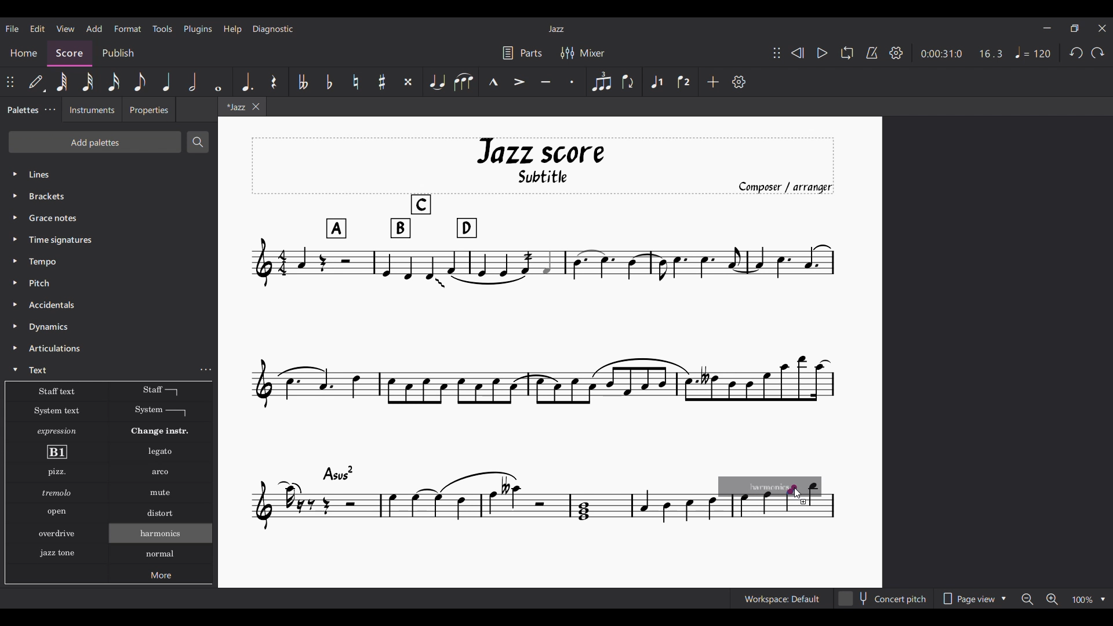  What do you see at coordinates (160, 391) in the screenshot?
I see `Staff` at bounding box center [160, 391].